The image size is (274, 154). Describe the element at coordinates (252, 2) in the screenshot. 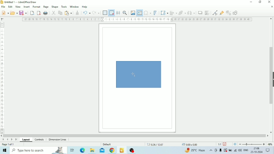

I see `Minimize` at that location.